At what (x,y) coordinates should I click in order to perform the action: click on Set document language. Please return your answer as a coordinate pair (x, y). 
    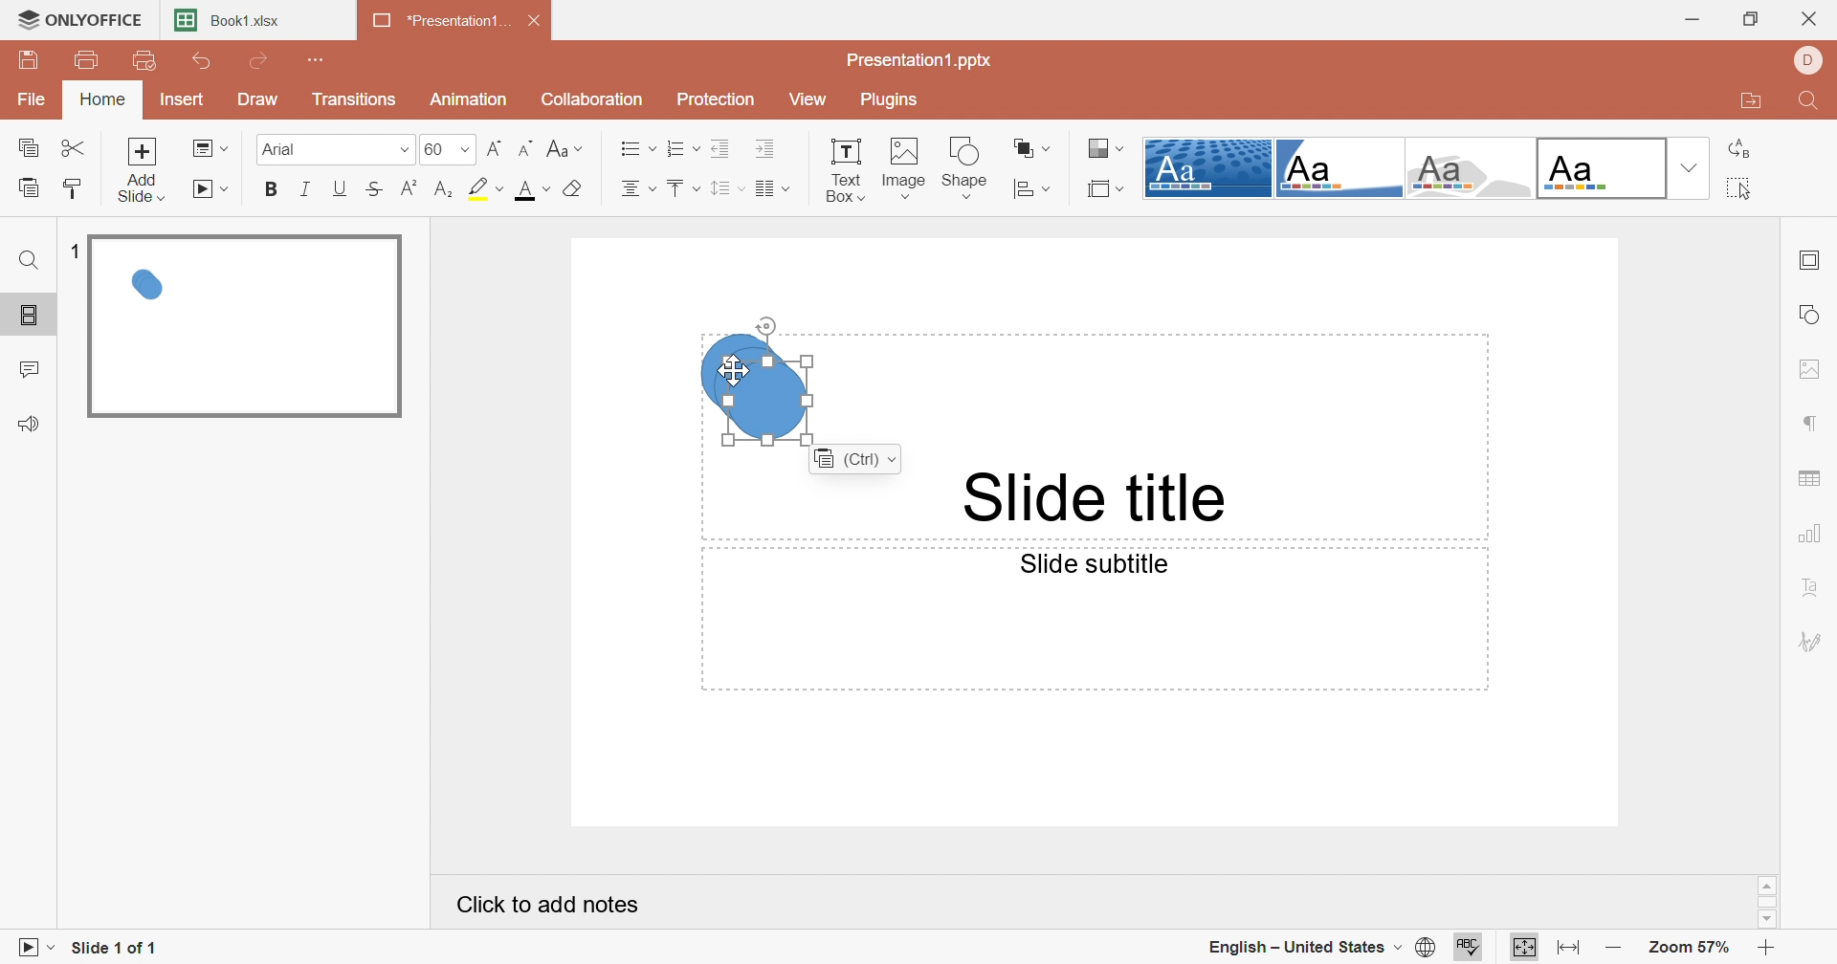
    Looking at the image, I should click on (1428, 948).